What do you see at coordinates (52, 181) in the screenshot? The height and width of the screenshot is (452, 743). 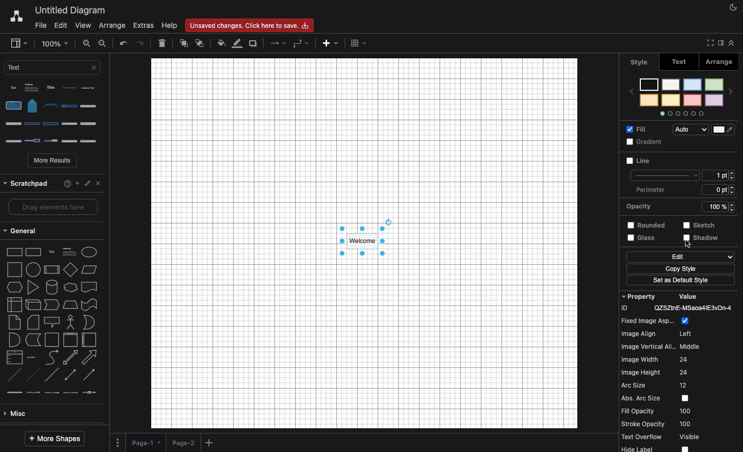 I see `` at bounding box center [52, 181].